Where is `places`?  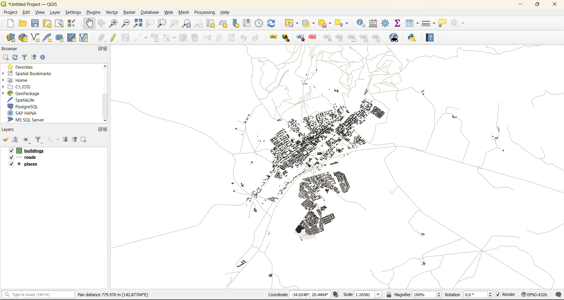 places is located at coordinates (25, 165).